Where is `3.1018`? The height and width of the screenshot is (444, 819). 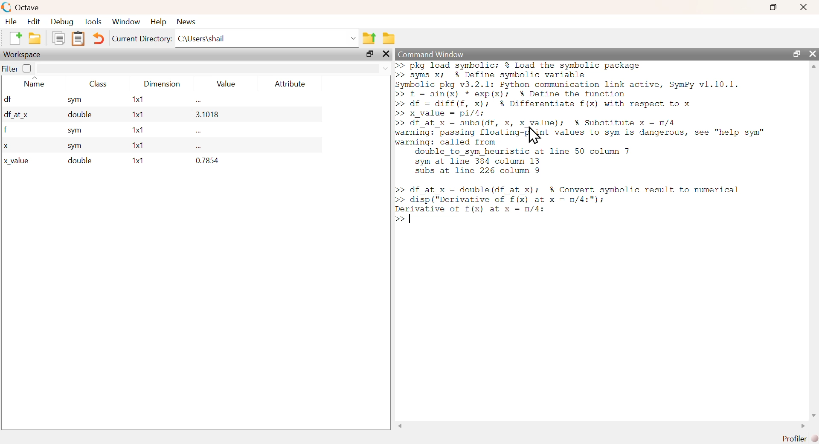 3.1018 is located at coordinates (207, 115).